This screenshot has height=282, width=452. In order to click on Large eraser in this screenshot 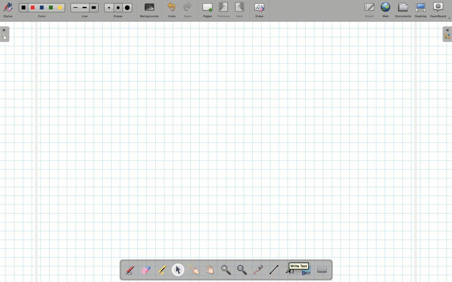, I will do `click(127, 8)`.